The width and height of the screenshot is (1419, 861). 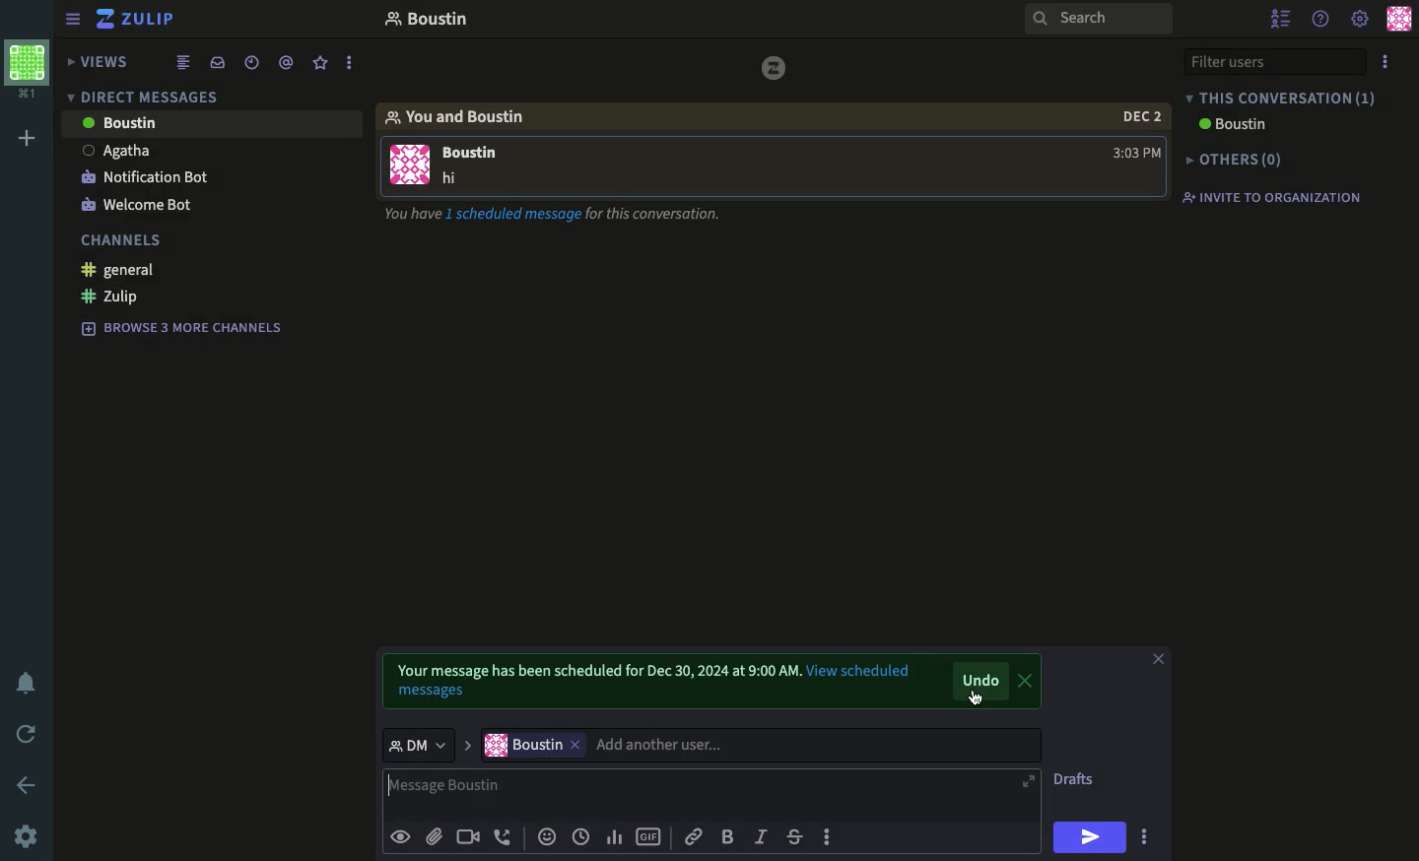 I want to click on boustin, so click(x=439, y=16).